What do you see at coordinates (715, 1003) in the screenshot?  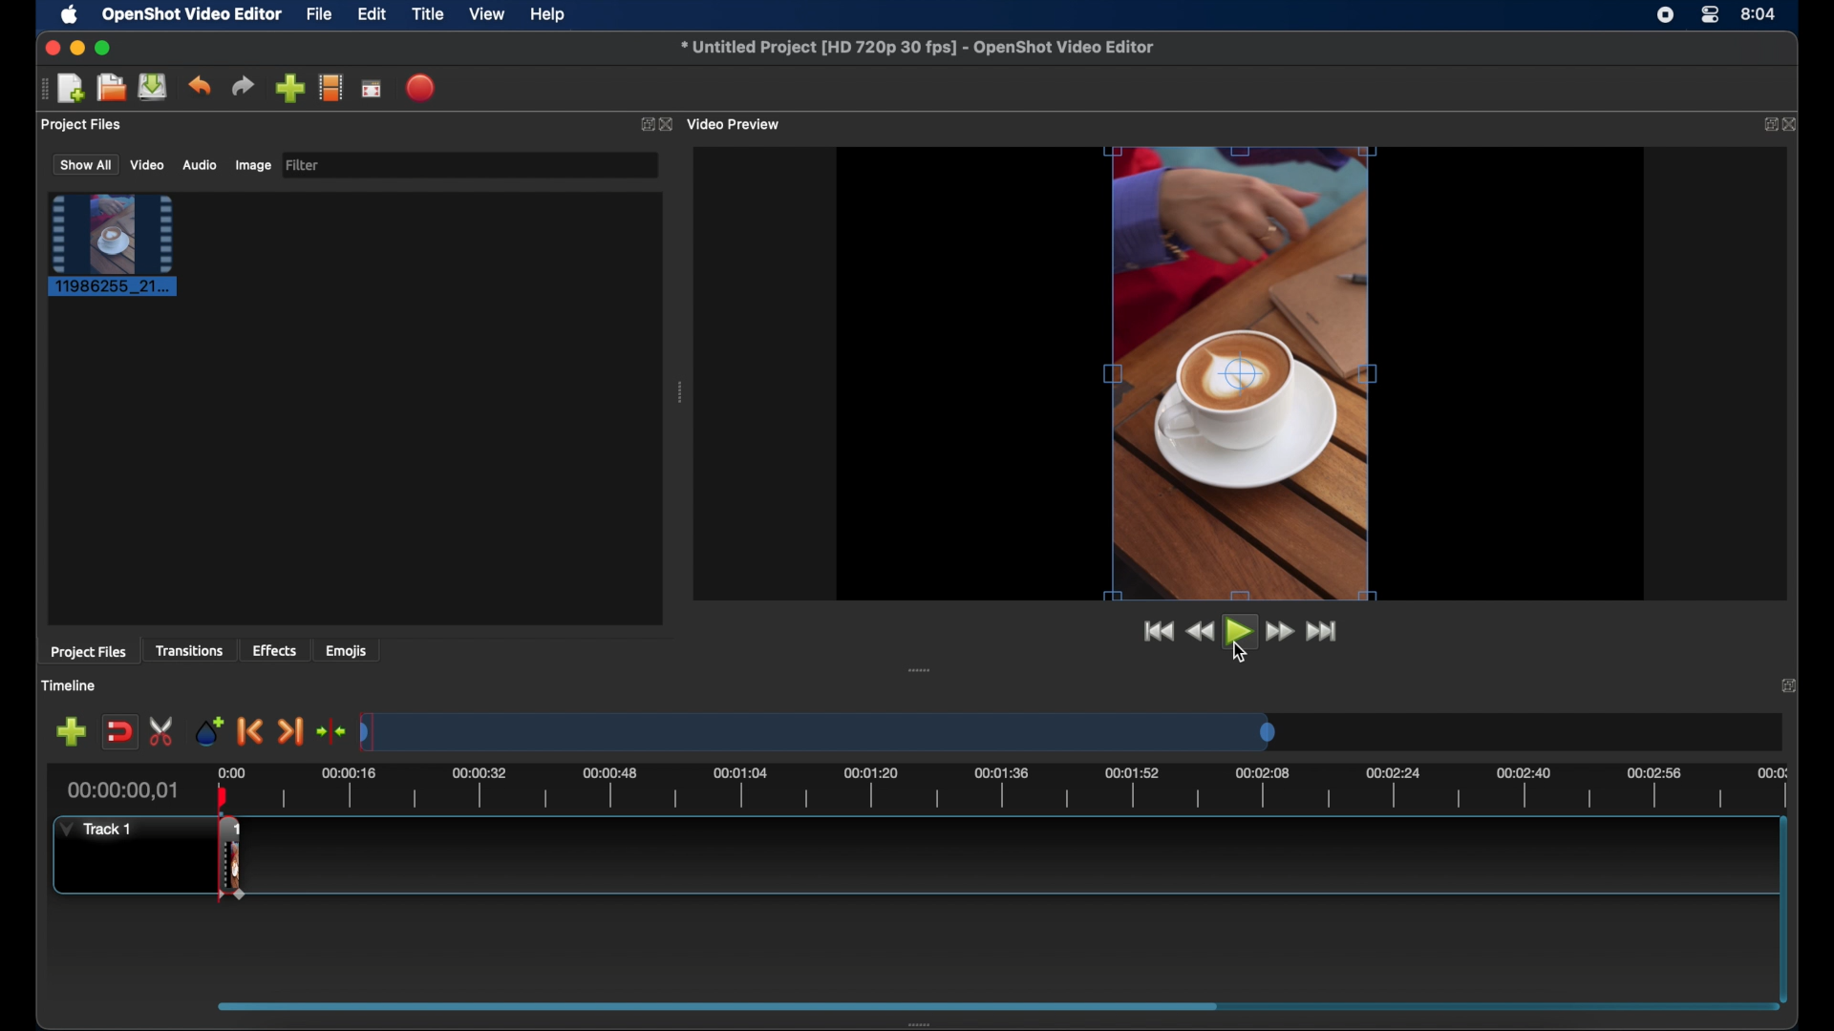 I see `scroll box` at bounding box center [715, 1003].